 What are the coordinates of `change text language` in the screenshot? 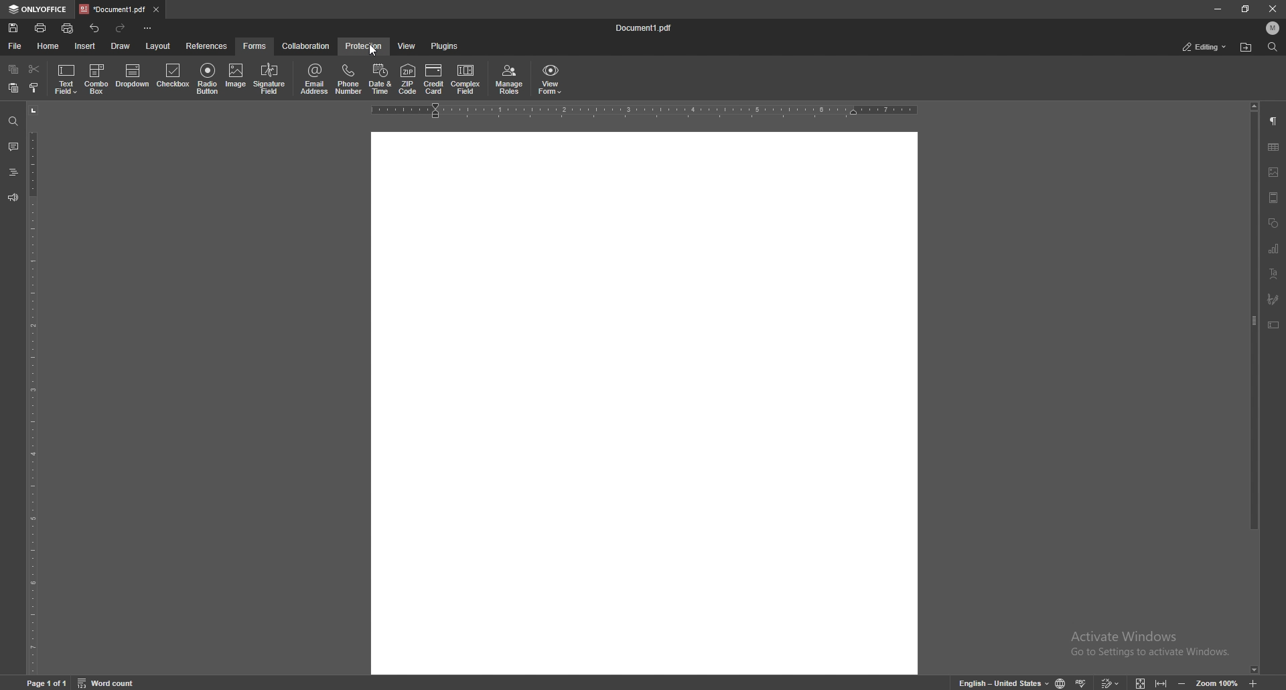 It's located at (999, 682).